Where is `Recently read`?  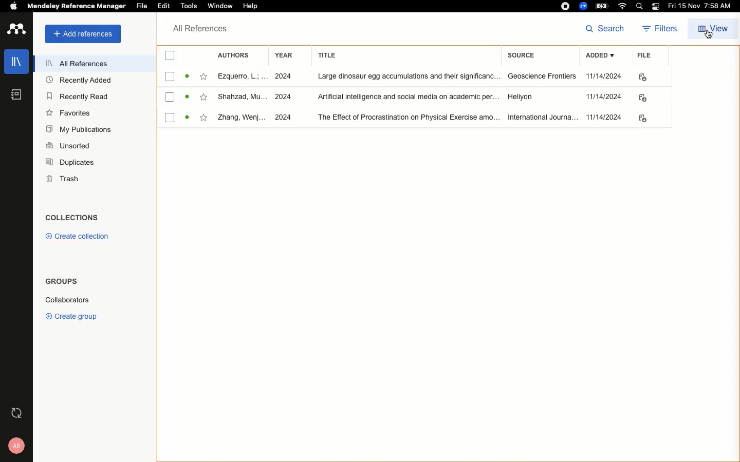 Recently read is located at coordinates (78, 96).